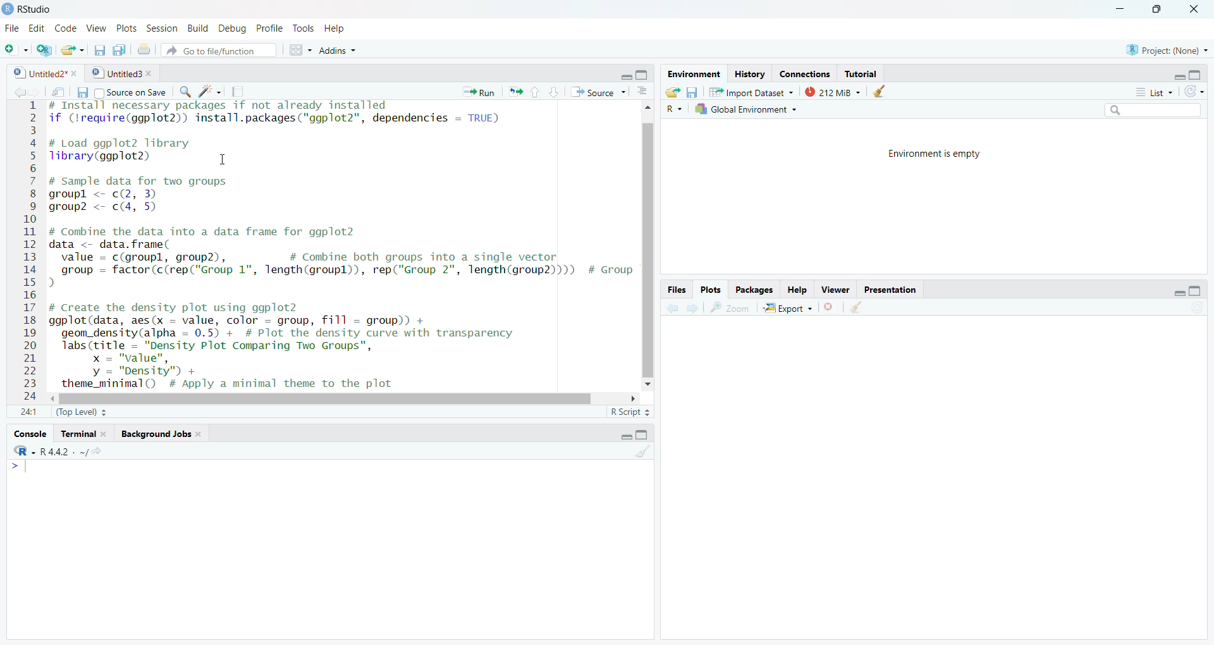  I want to click on connections, so click(802, 72).